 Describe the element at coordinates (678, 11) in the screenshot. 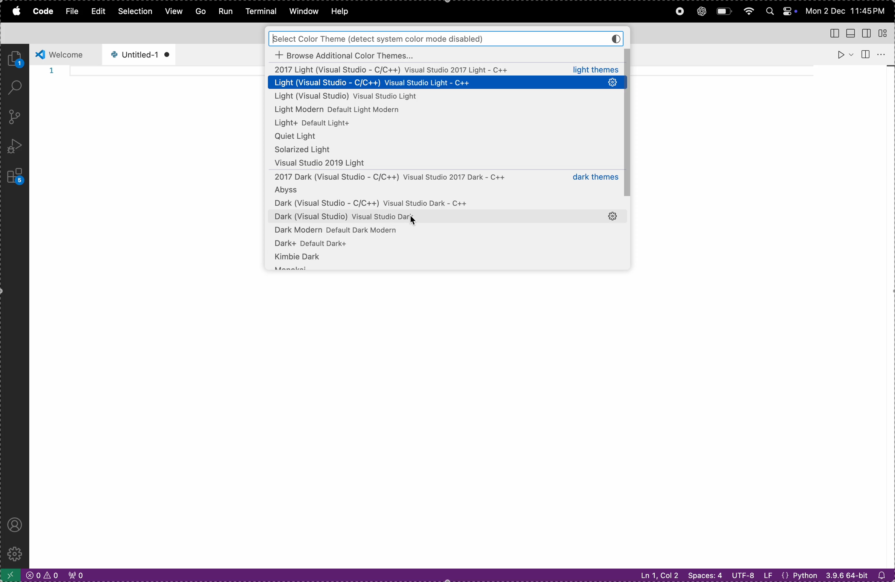

I see `record` at that location.